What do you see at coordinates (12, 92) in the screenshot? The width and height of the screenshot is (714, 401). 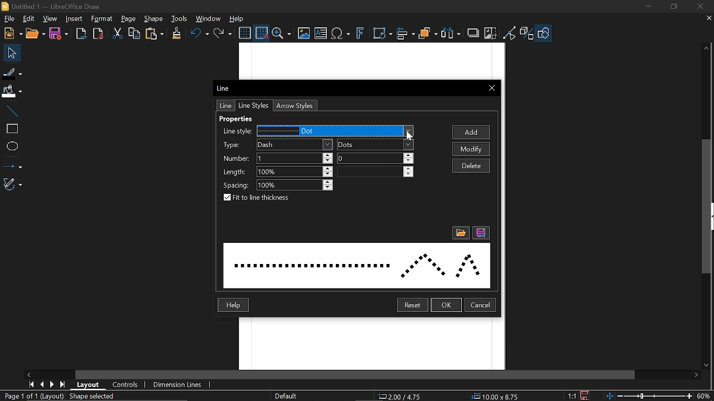 I see `Fill color` at bounding box center [12, 92].